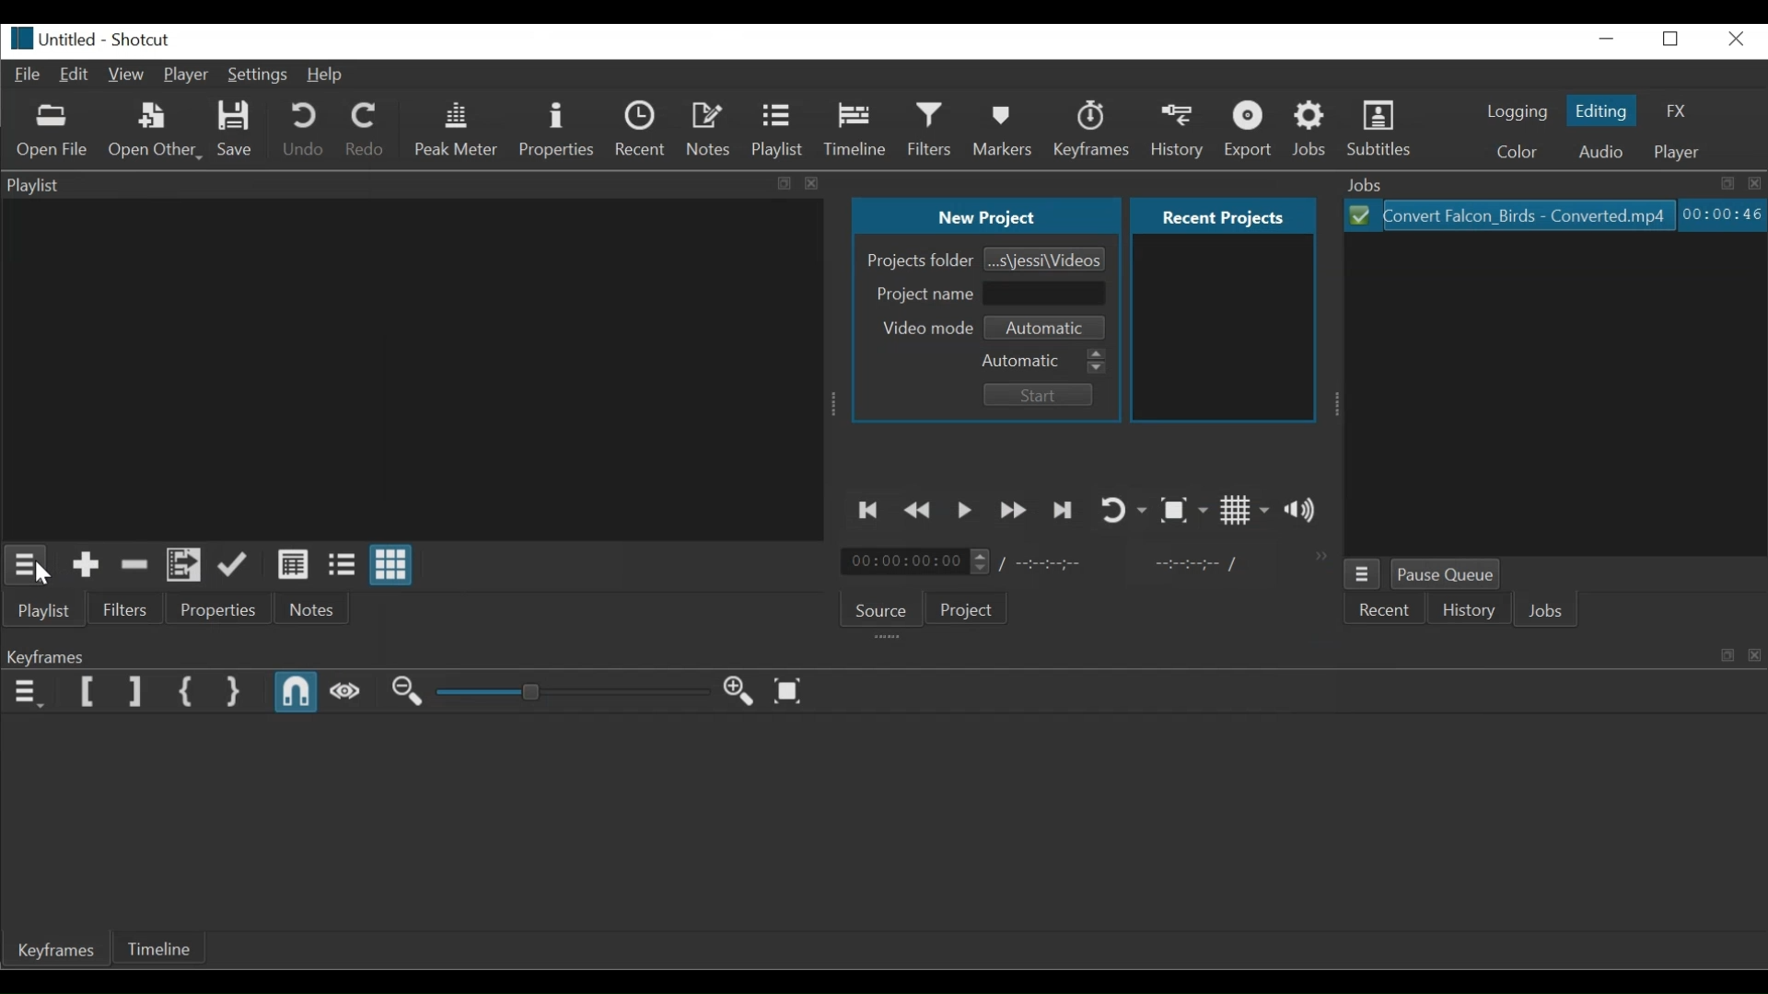  What do you see at coordinates (738, 692) in the screenshot?
I see `Zoom Keyframe in` at bounding box center [738, 692].